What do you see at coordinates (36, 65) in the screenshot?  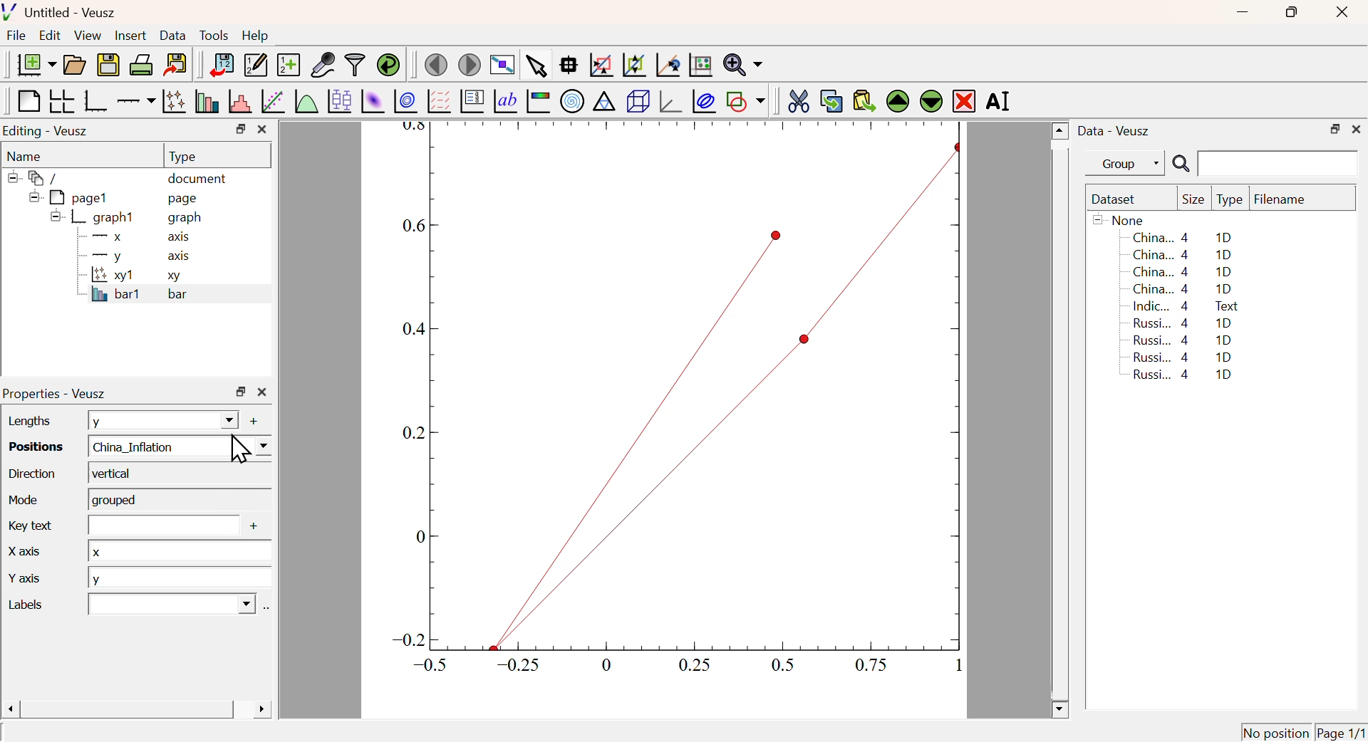 I see `New Document` at bounding box center [36, 65].